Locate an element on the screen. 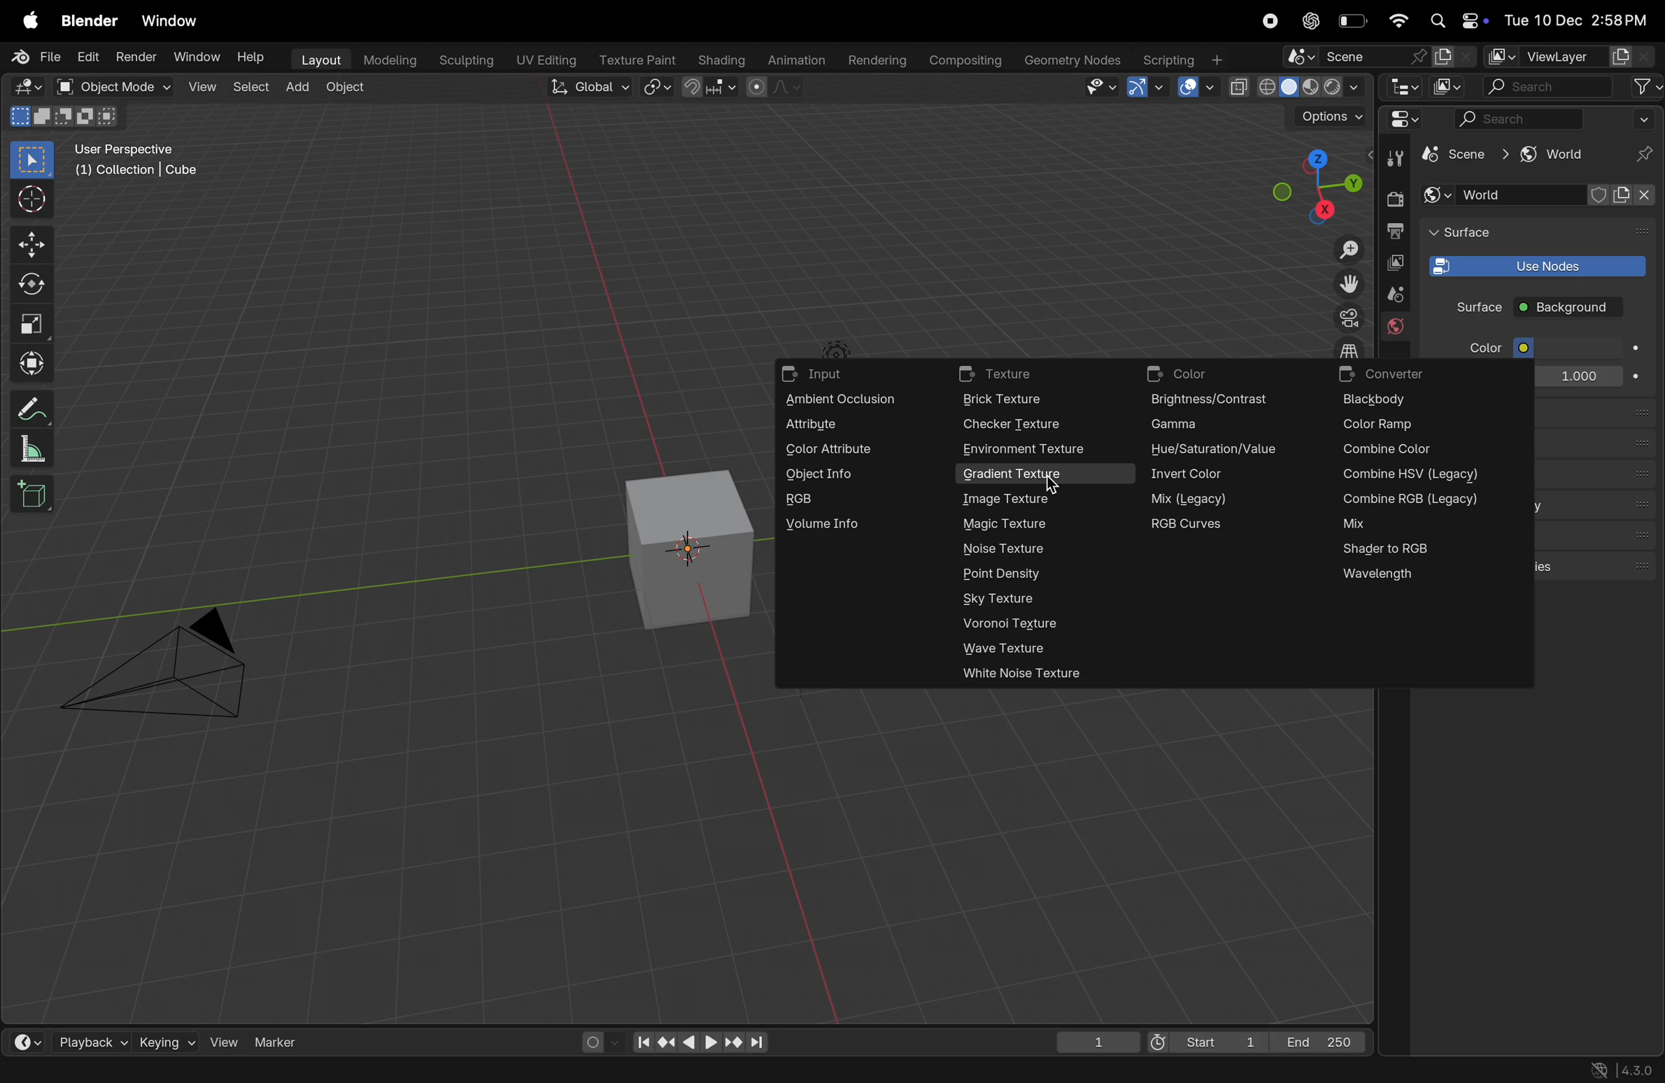  Apple menu is located at coordinates (23, 20).